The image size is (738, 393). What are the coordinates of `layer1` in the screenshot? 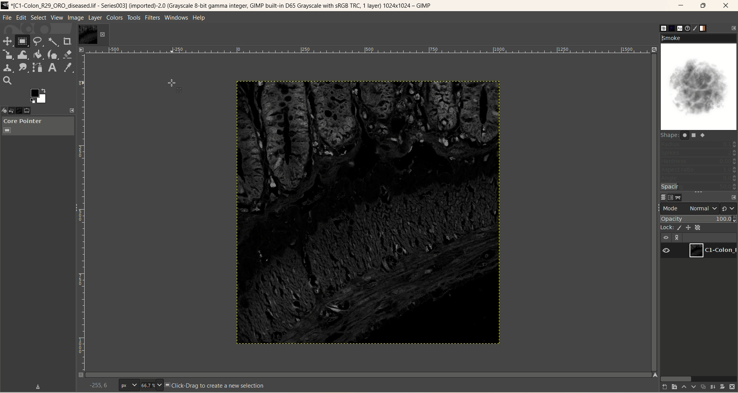 It's located at (712, 250).